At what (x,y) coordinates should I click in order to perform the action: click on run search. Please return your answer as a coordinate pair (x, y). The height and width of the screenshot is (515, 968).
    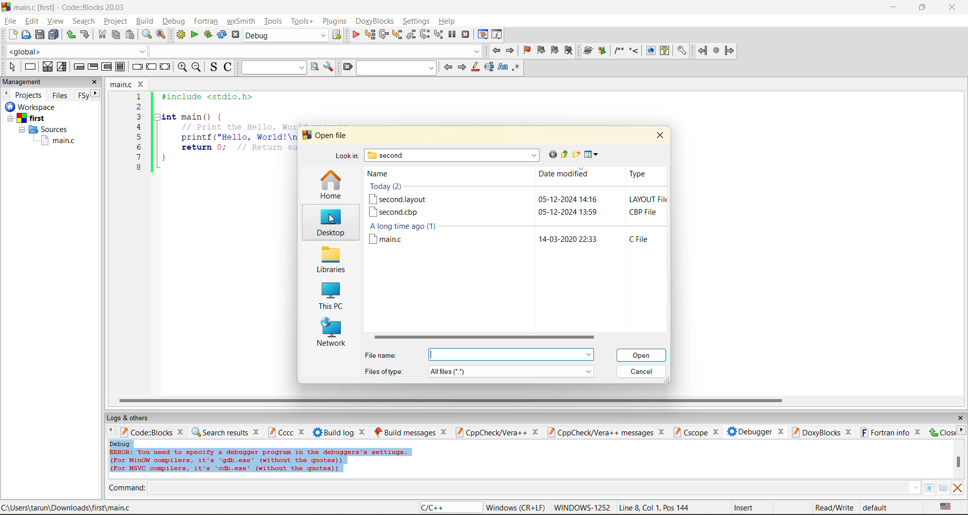
    Looking at the image, I should click on (314, 67).